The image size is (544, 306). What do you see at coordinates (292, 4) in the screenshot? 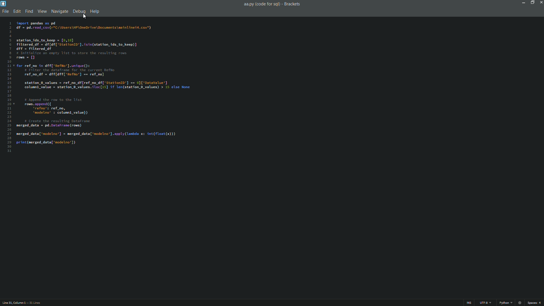
I see `app name` at bounding box center [292, 4].